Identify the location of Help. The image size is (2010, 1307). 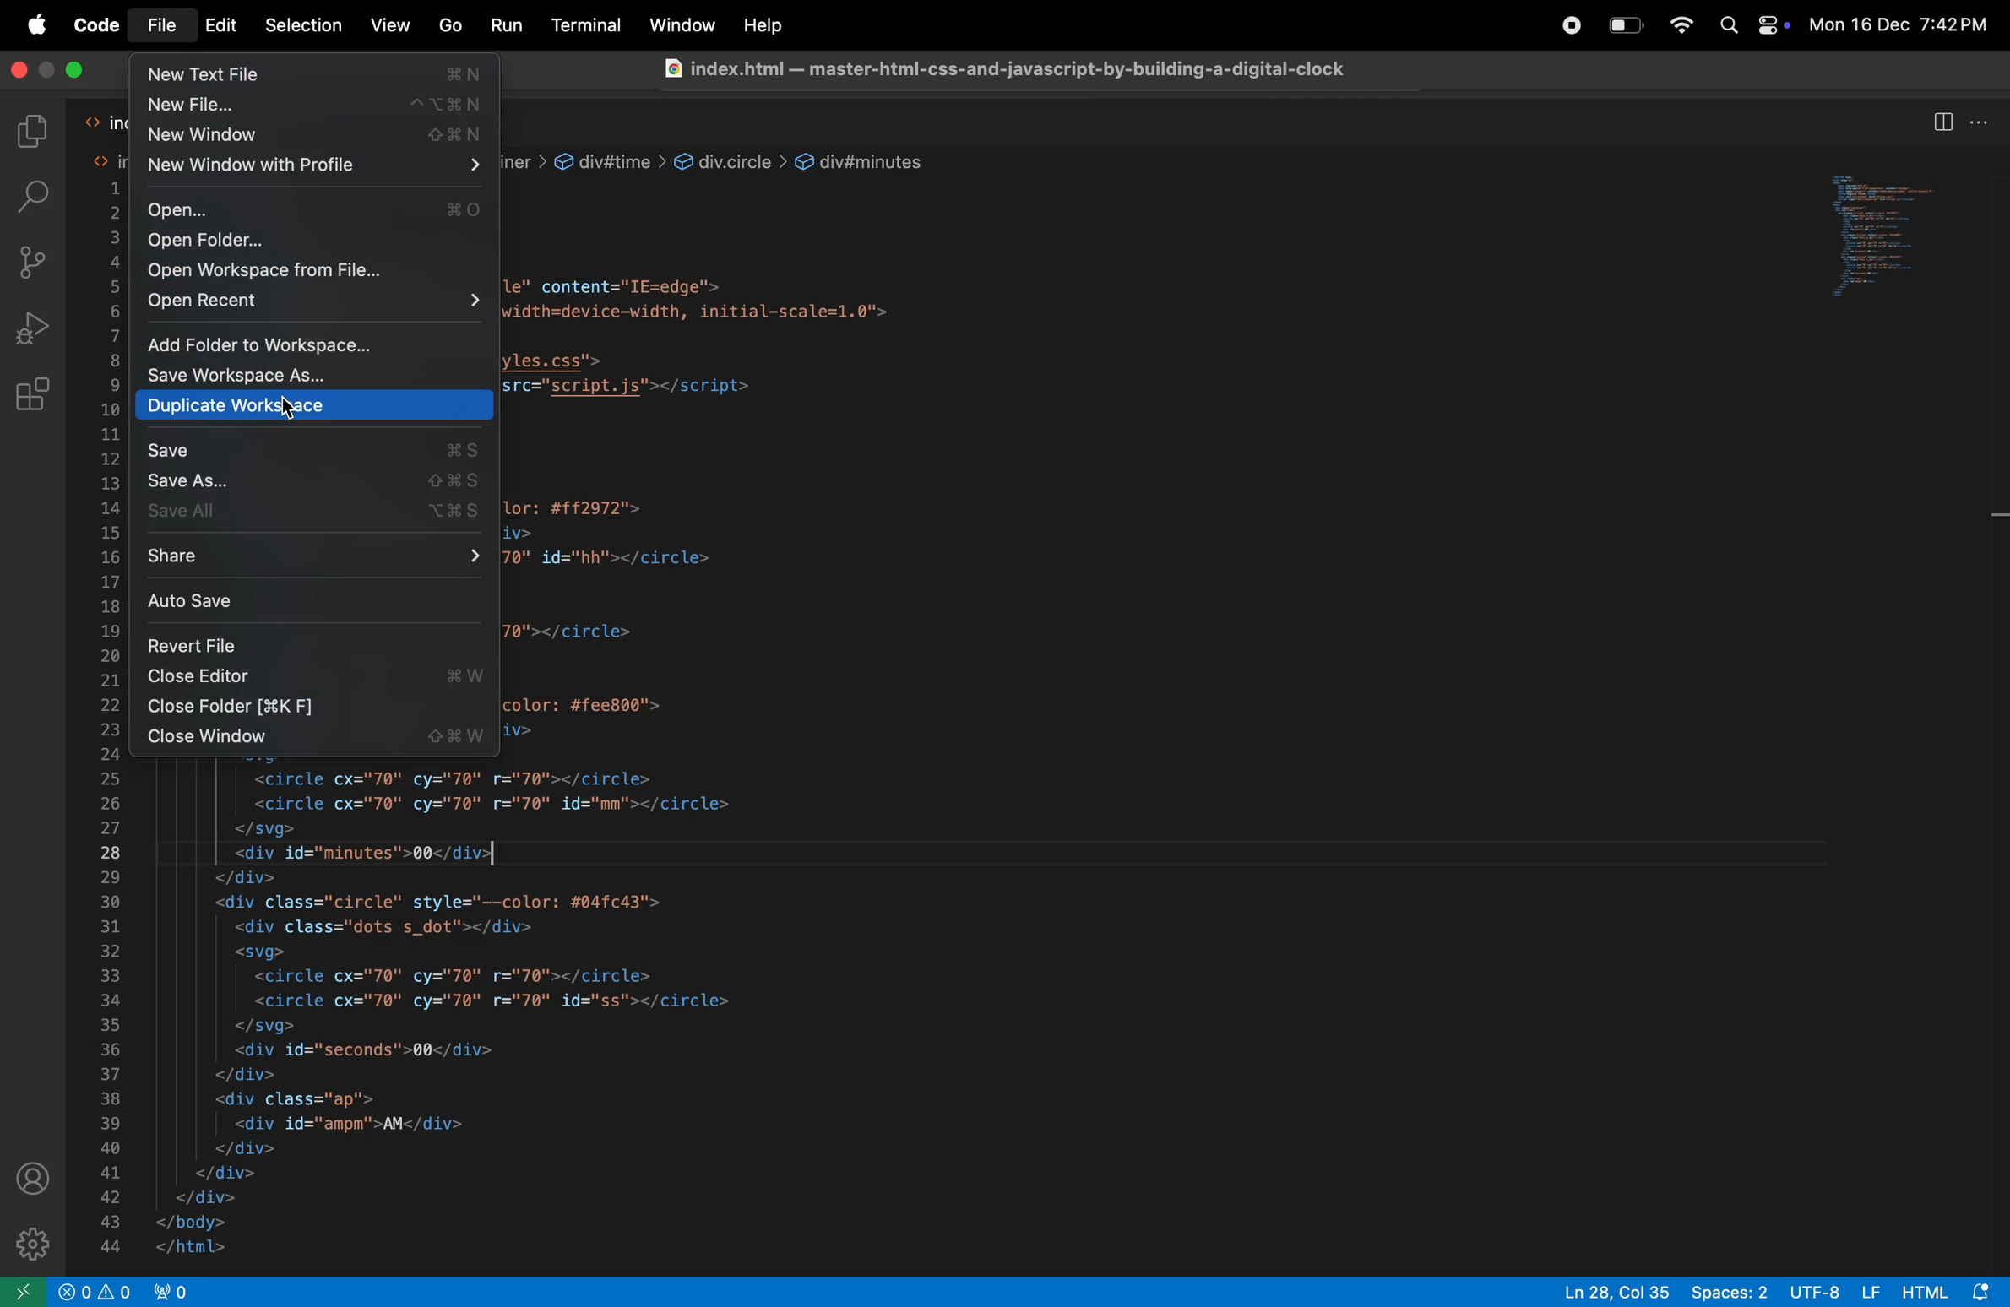
(765, 25).